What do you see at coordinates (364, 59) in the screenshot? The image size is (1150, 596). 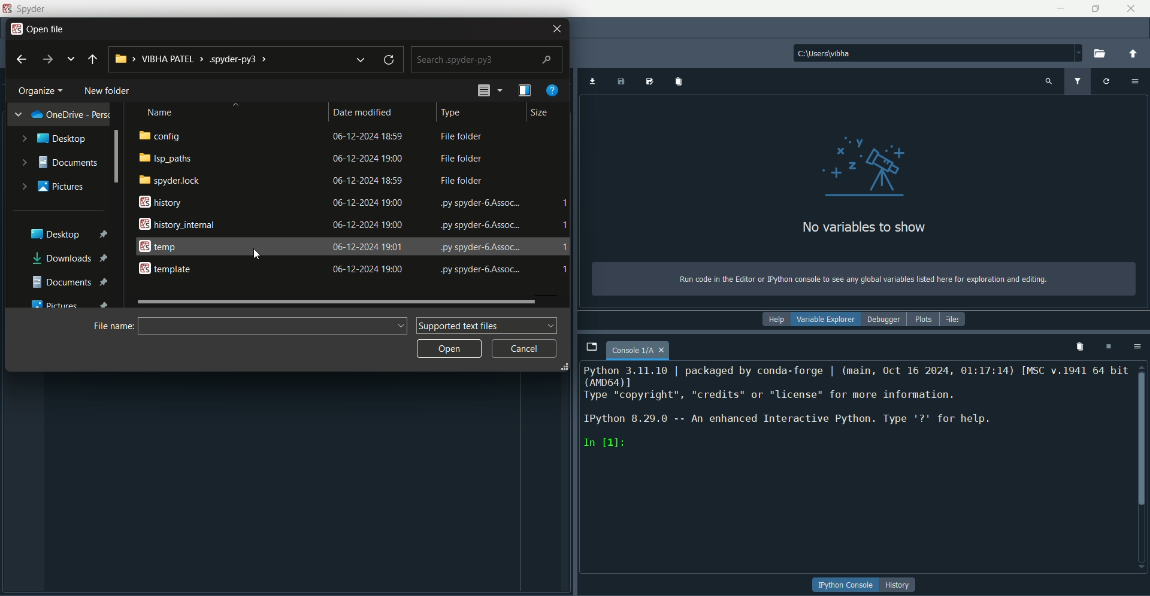 I see `down arrow` at bounding box center [364, 59].